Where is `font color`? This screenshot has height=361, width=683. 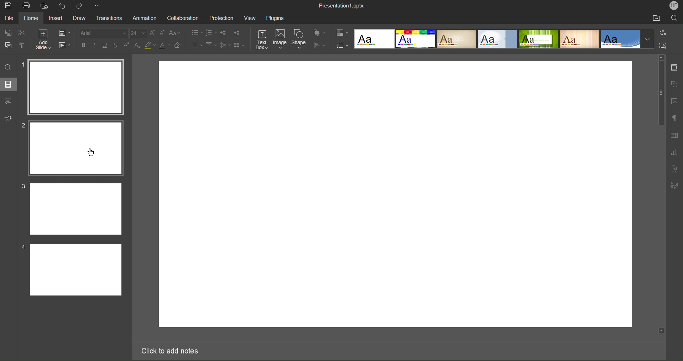 font color is located at coordinates (165, 46).